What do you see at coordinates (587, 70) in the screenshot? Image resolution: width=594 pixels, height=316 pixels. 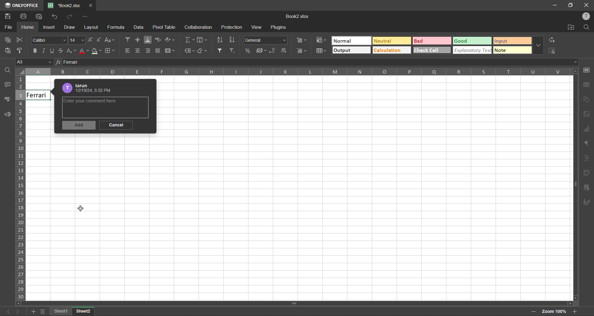 I see `cell settings` at bounding box center [587, 70].